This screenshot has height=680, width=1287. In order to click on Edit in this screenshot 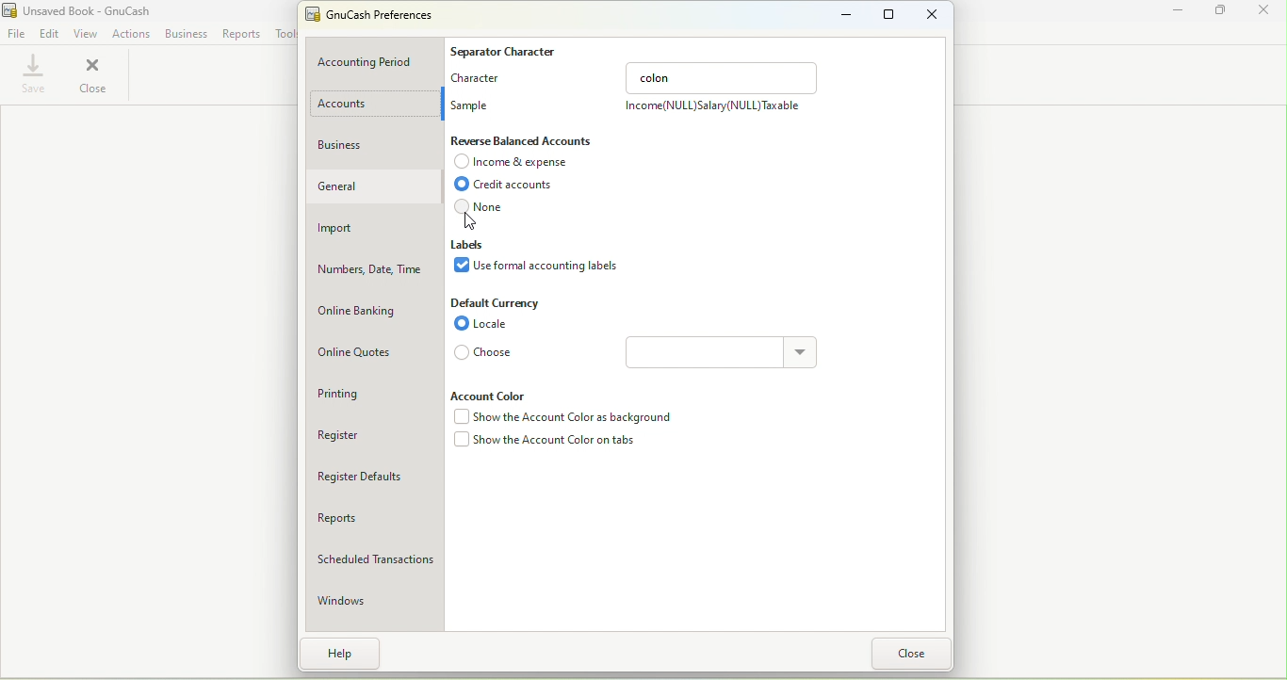, I will do `click(50, 31)`.